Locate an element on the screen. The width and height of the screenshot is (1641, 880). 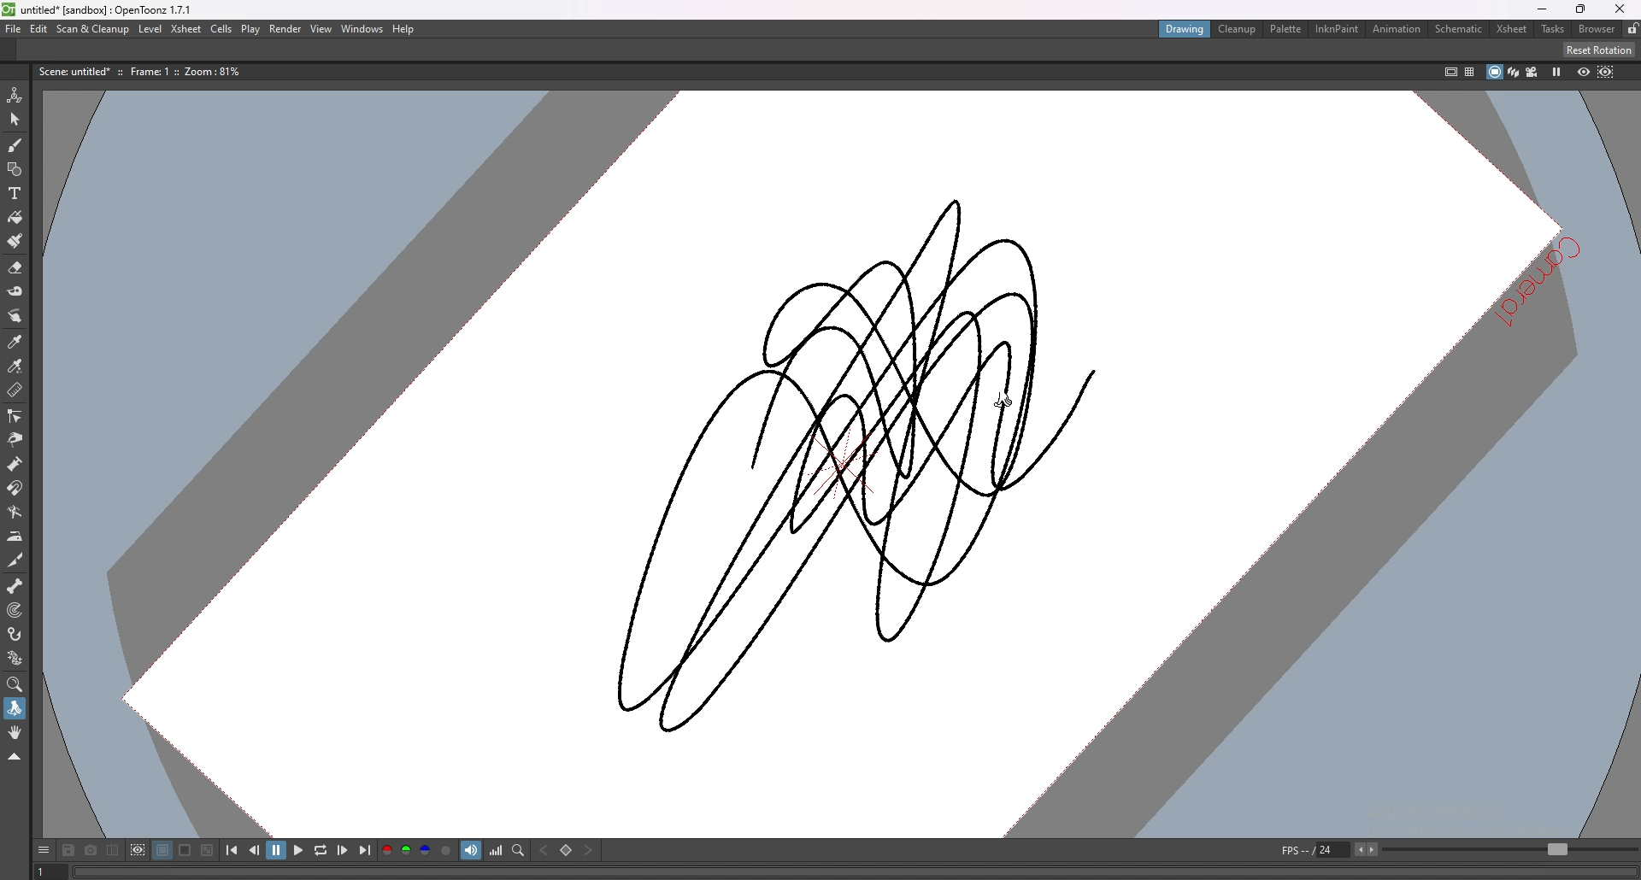
pump is located at coordinates (15, 463).